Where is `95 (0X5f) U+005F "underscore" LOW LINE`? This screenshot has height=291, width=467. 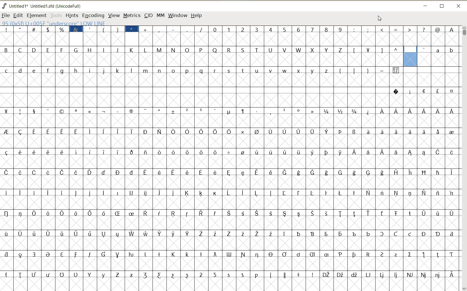 95 (0X5f) U+005F "underscore" LOW LINE is located at coordinates (53, 23).